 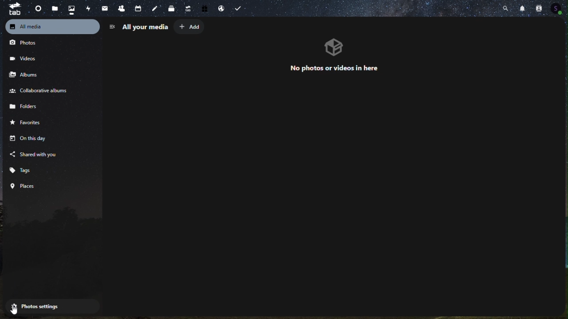 What do you see at coordinates (28, 74) in the screenshot?
I see `Albums ` at bounding box center [28, 74].